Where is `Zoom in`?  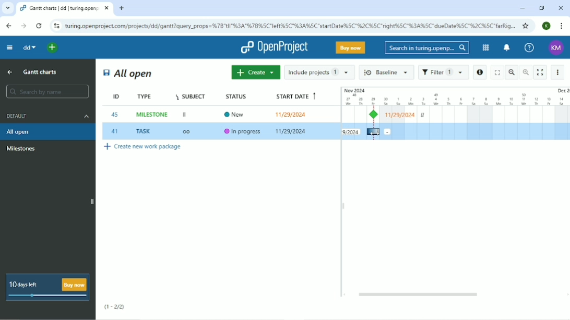 Zoom in is located at coordinates (526, 72).